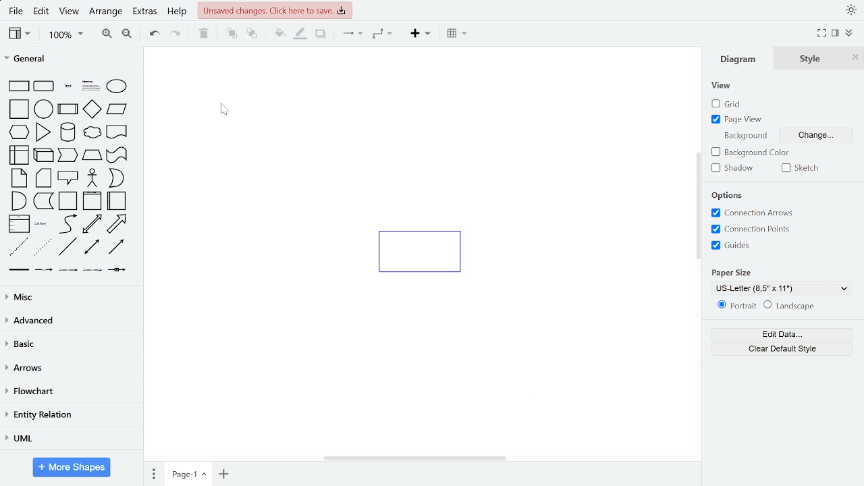 This screenshot has height=486, width=864. What do you see at coordinates (738, 59) in the screenshot?
I see `diagram` at bounding box center [738, 59].